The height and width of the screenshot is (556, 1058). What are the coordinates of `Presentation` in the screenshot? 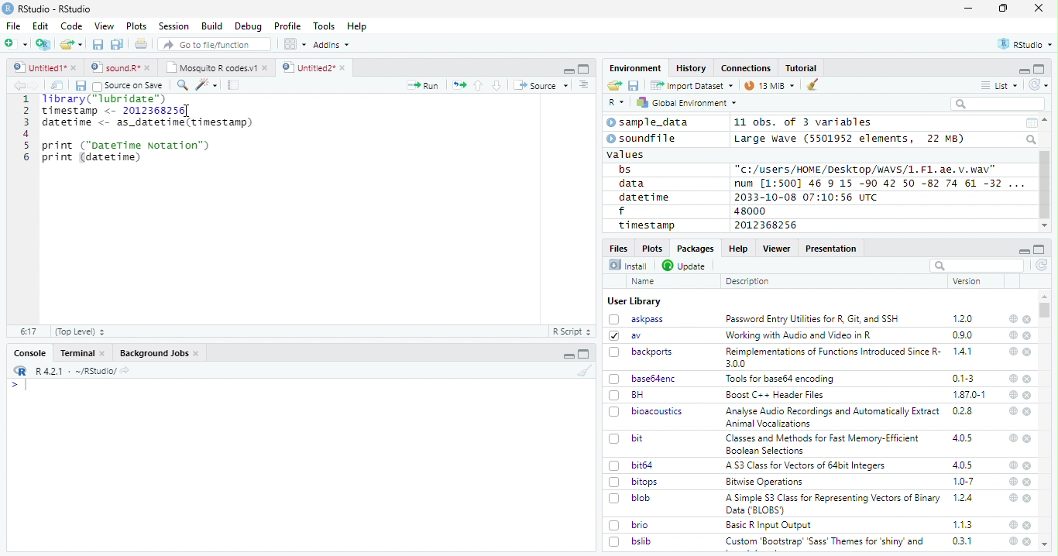 It's located at (832, 249).